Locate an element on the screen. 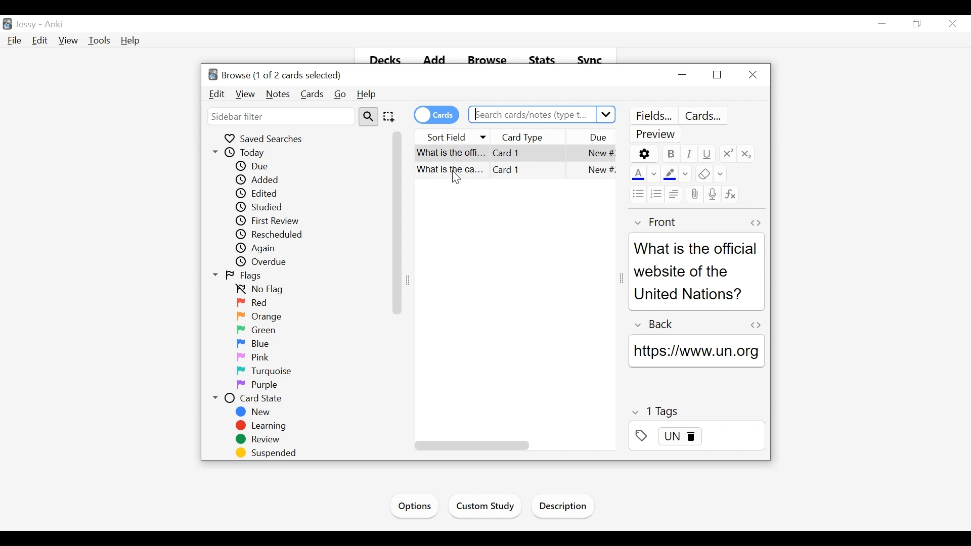 Image resolution: width=971 pixels, height=546 pixels. Anki Desktop Icon is located at coordinates (7, 23).